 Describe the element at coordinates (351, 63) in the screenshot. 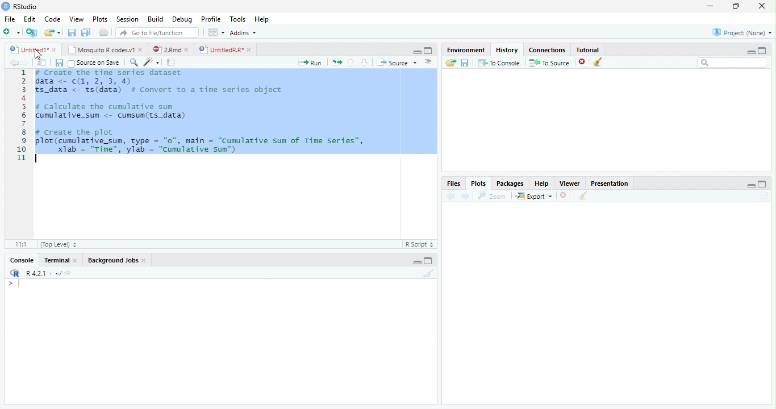

I see `Go to the previous section` at that location.